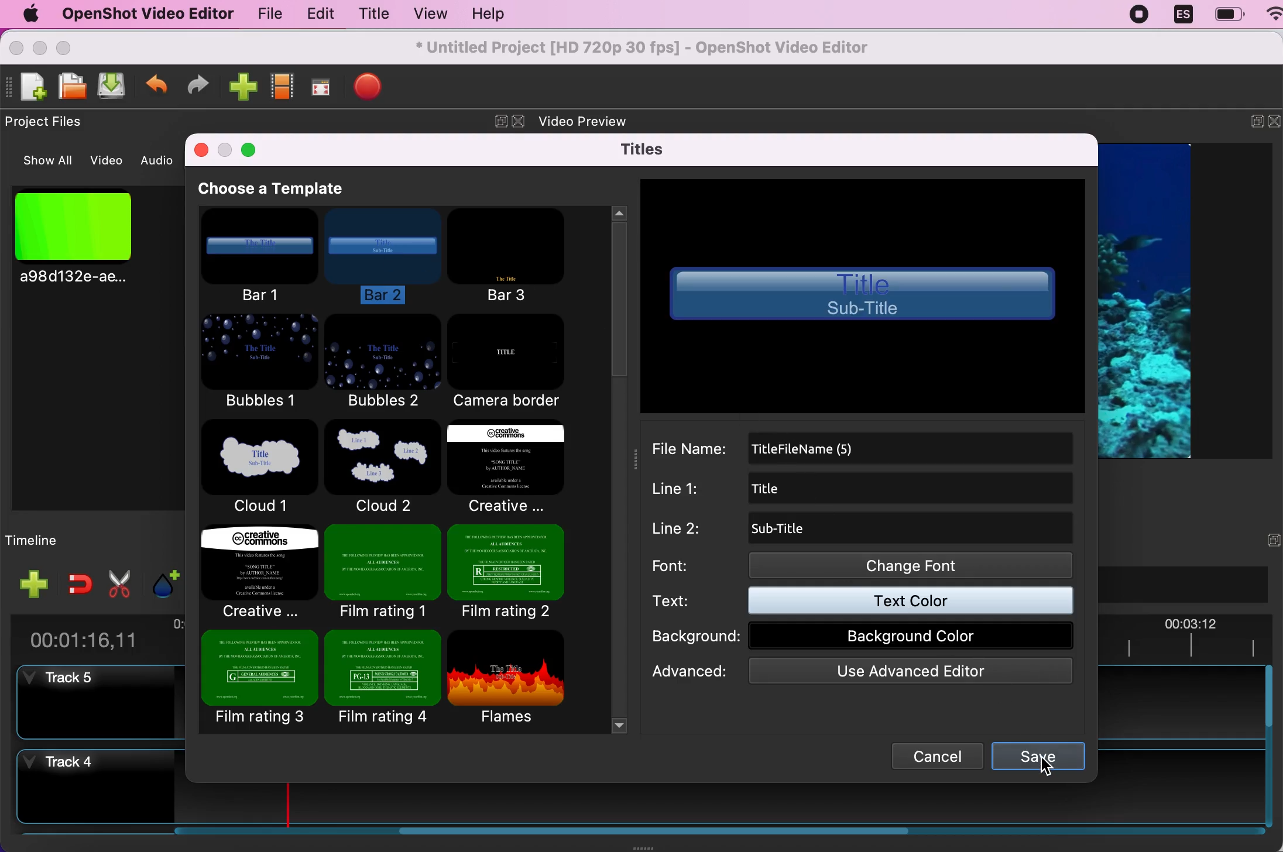 Image resolution: width=1283 pixels, height=852 pixels. I want to click on line 1, so click(867, 488).